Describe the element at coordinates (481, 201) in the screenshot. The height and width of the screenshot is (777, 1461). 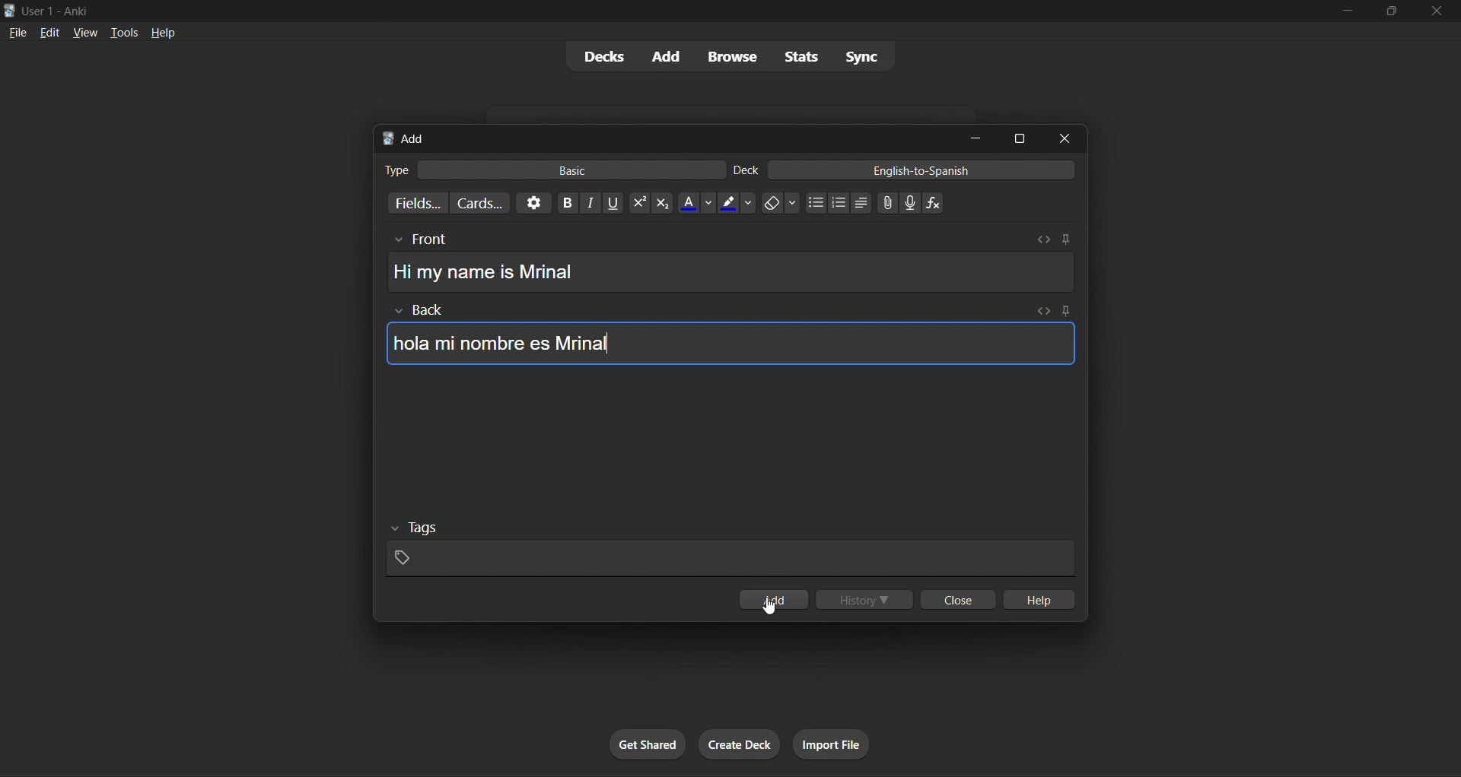
I see `customize card templates` at that location.